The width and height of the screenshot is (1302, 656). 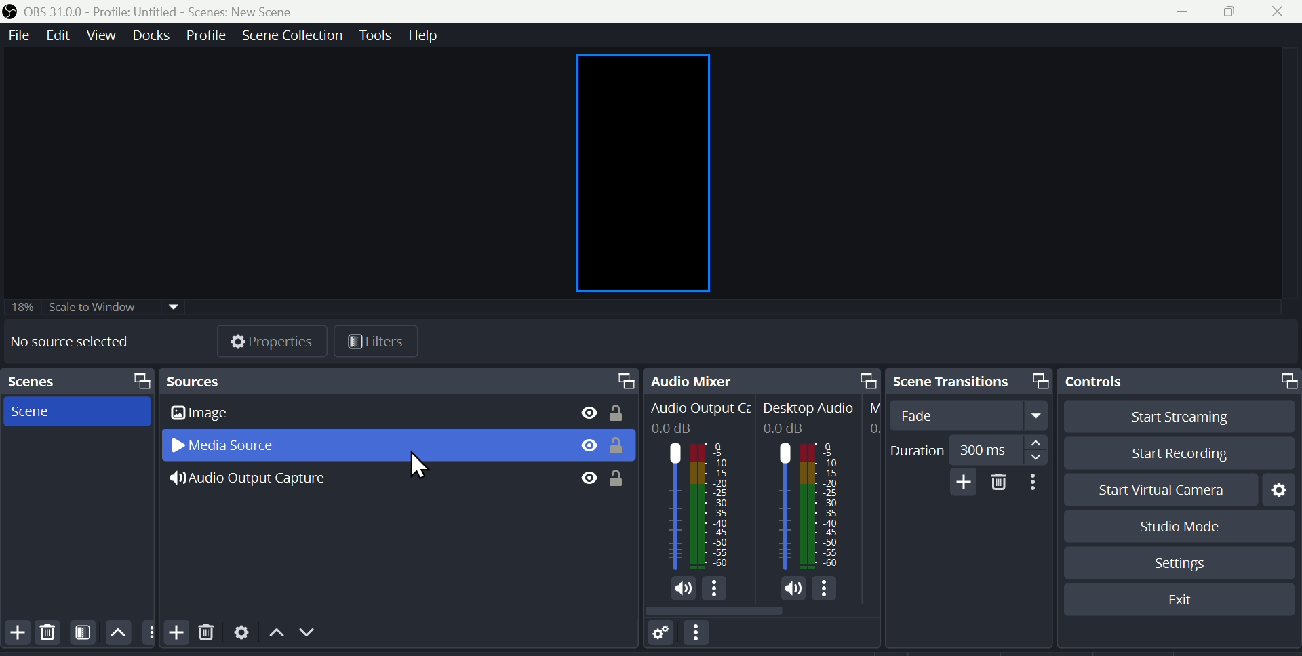 What do you see at coordinates (972, 415) in the screenshot?
I see `fade` at bounding box center [972, 415].